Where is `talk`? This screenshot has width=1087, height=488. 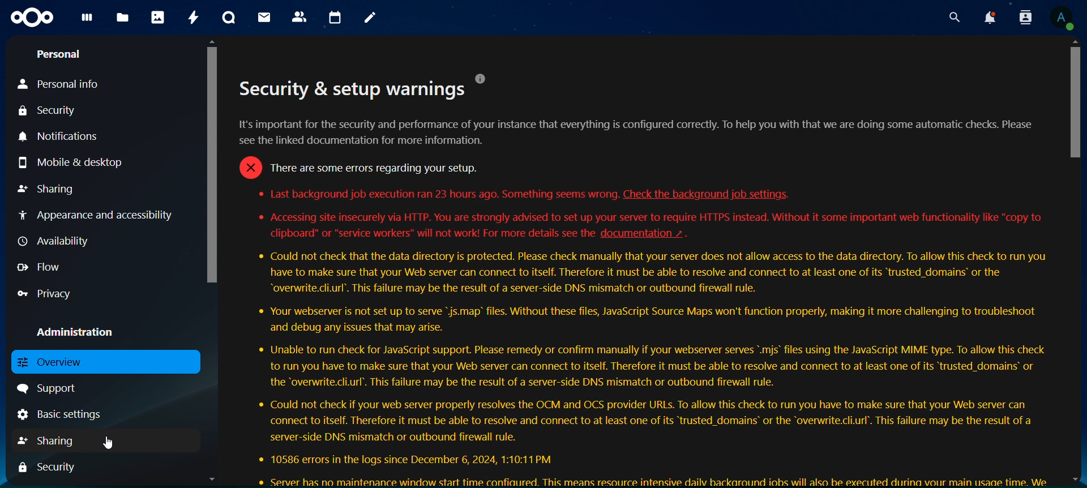 talk is located at coordinates (231, 17).